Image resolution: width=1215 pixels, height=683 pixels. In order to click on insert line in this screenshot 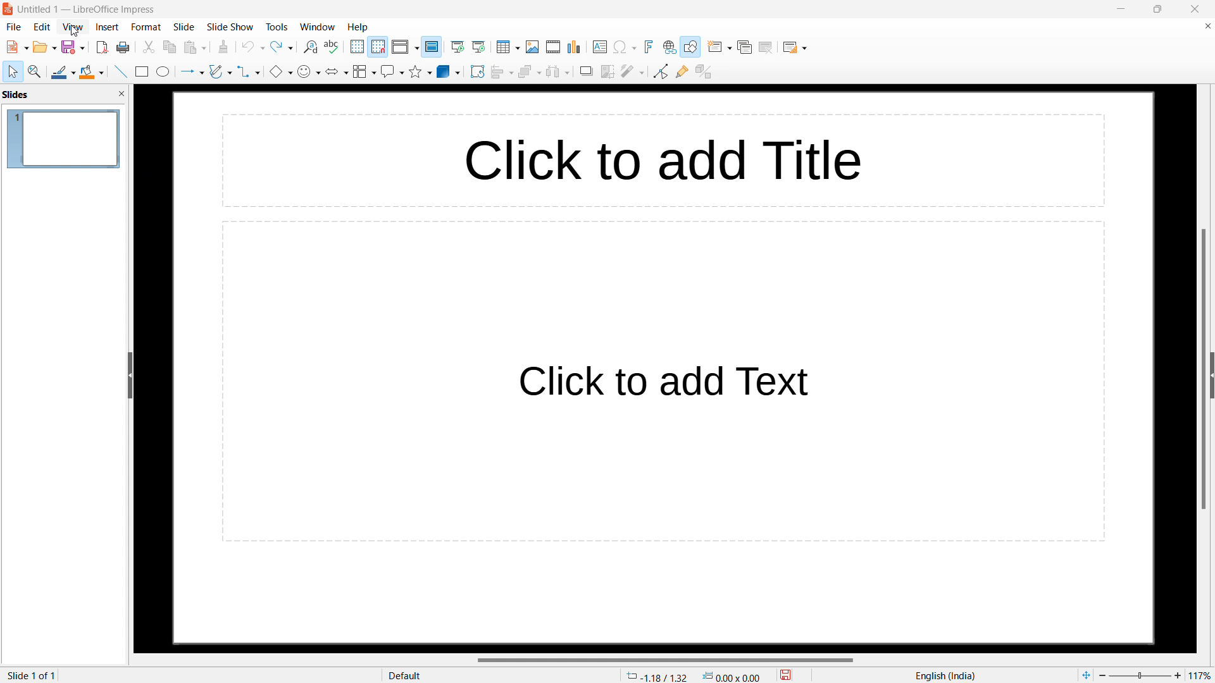, I will do `click(120, 71)`.